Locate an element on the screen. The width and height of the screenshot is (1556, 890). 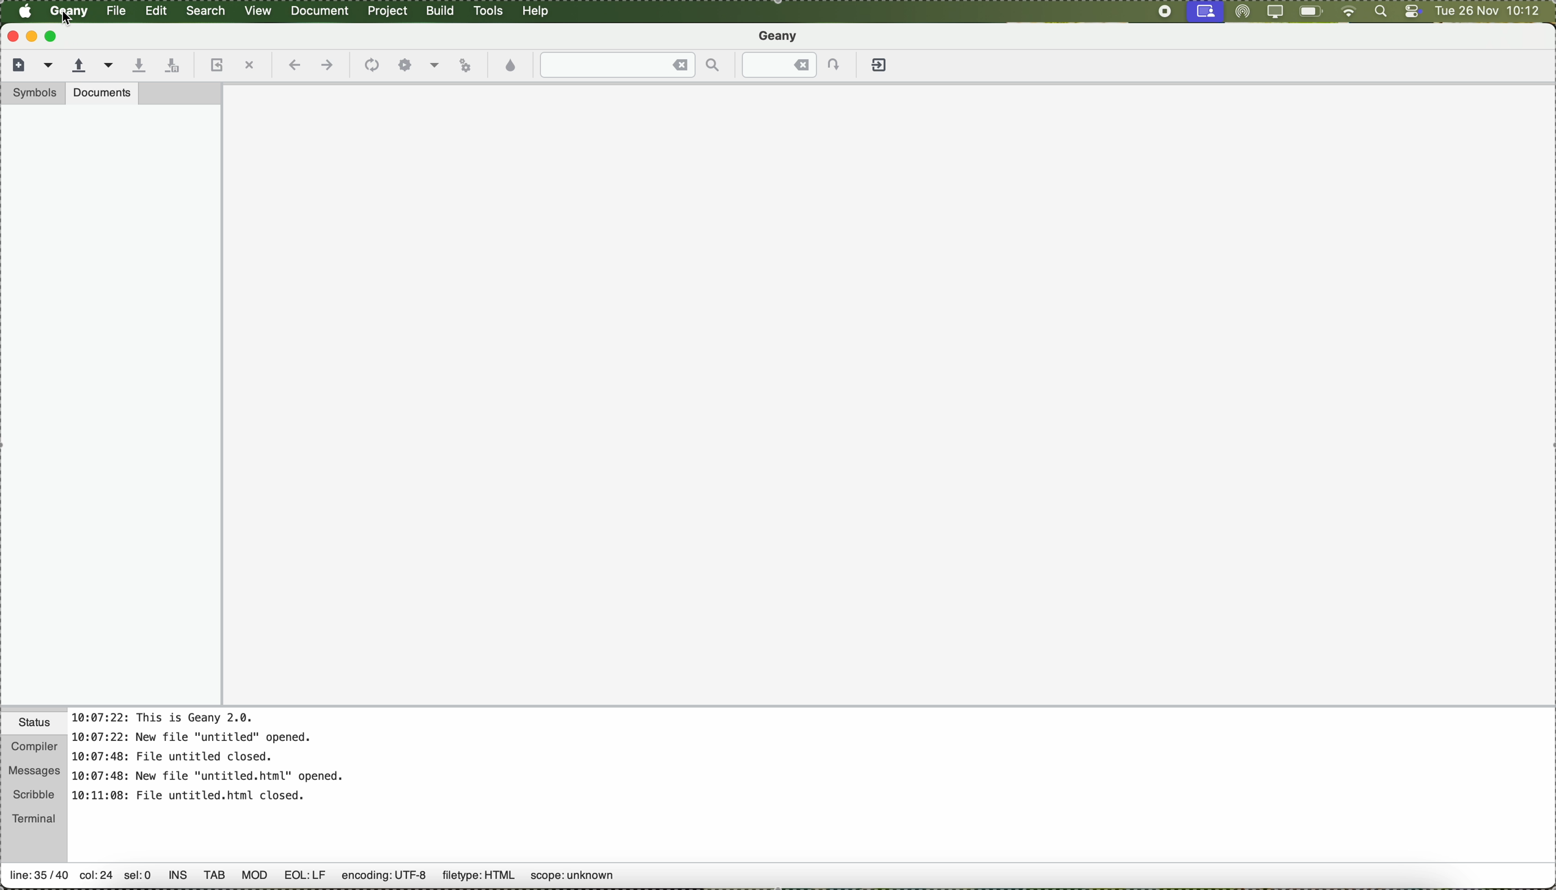
screen is located at coordinates (1206, 11).